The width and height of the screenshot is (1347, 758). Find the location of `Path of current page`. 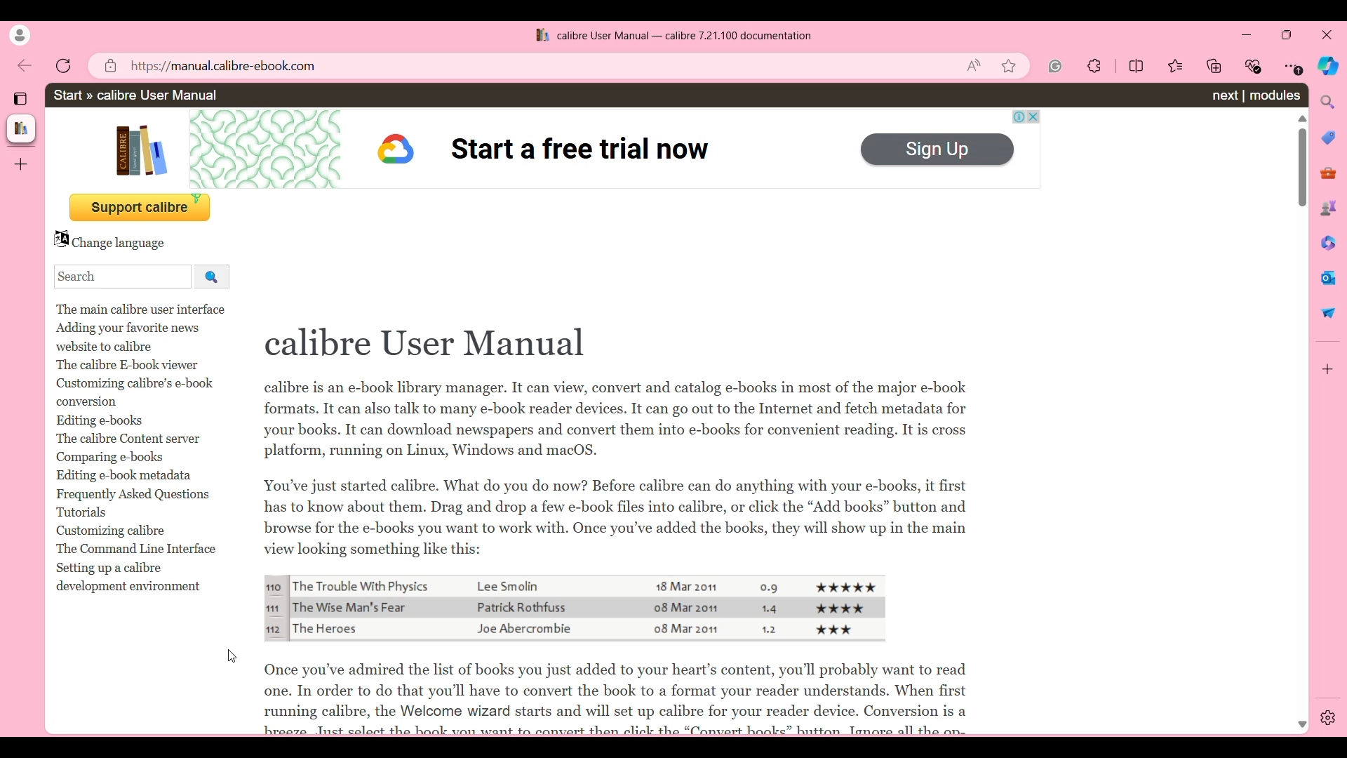

Path of current page is located at coordinates (134, 95).